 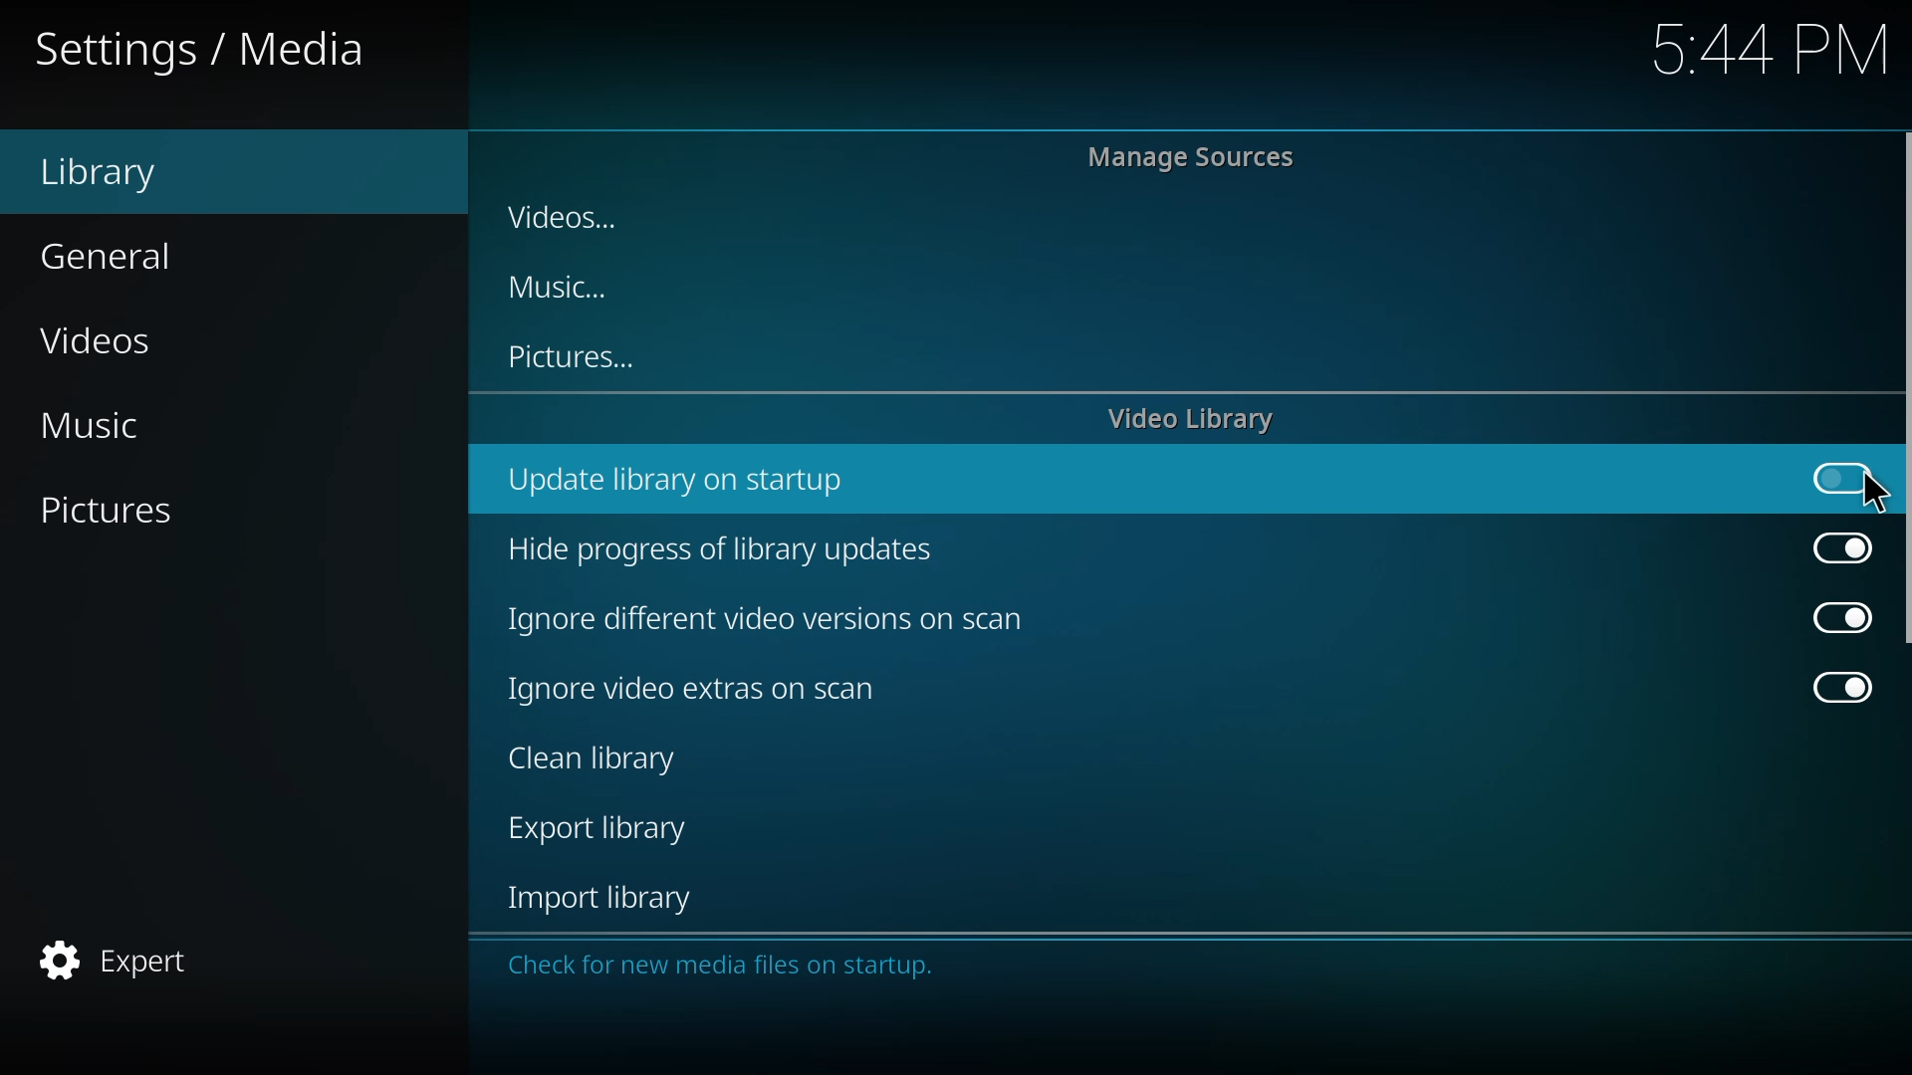 What do you see at coordinates (612, 826) in the screenshot?
I see `export library` at bounding box center [612, 826].